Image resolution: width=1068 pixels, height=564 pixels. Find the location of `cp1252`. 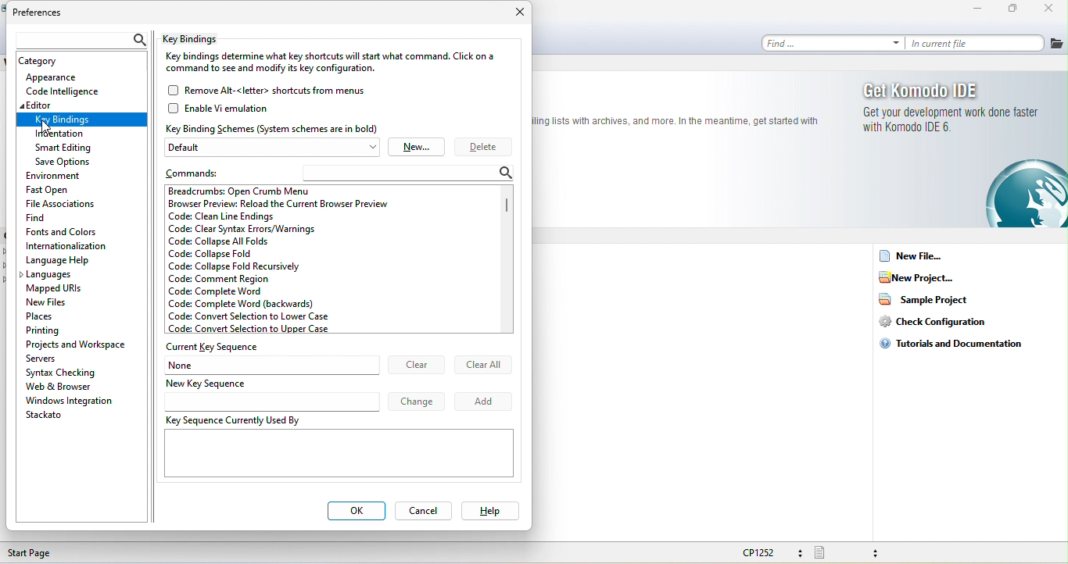

cp1252 is located at coordinates (769, 552).